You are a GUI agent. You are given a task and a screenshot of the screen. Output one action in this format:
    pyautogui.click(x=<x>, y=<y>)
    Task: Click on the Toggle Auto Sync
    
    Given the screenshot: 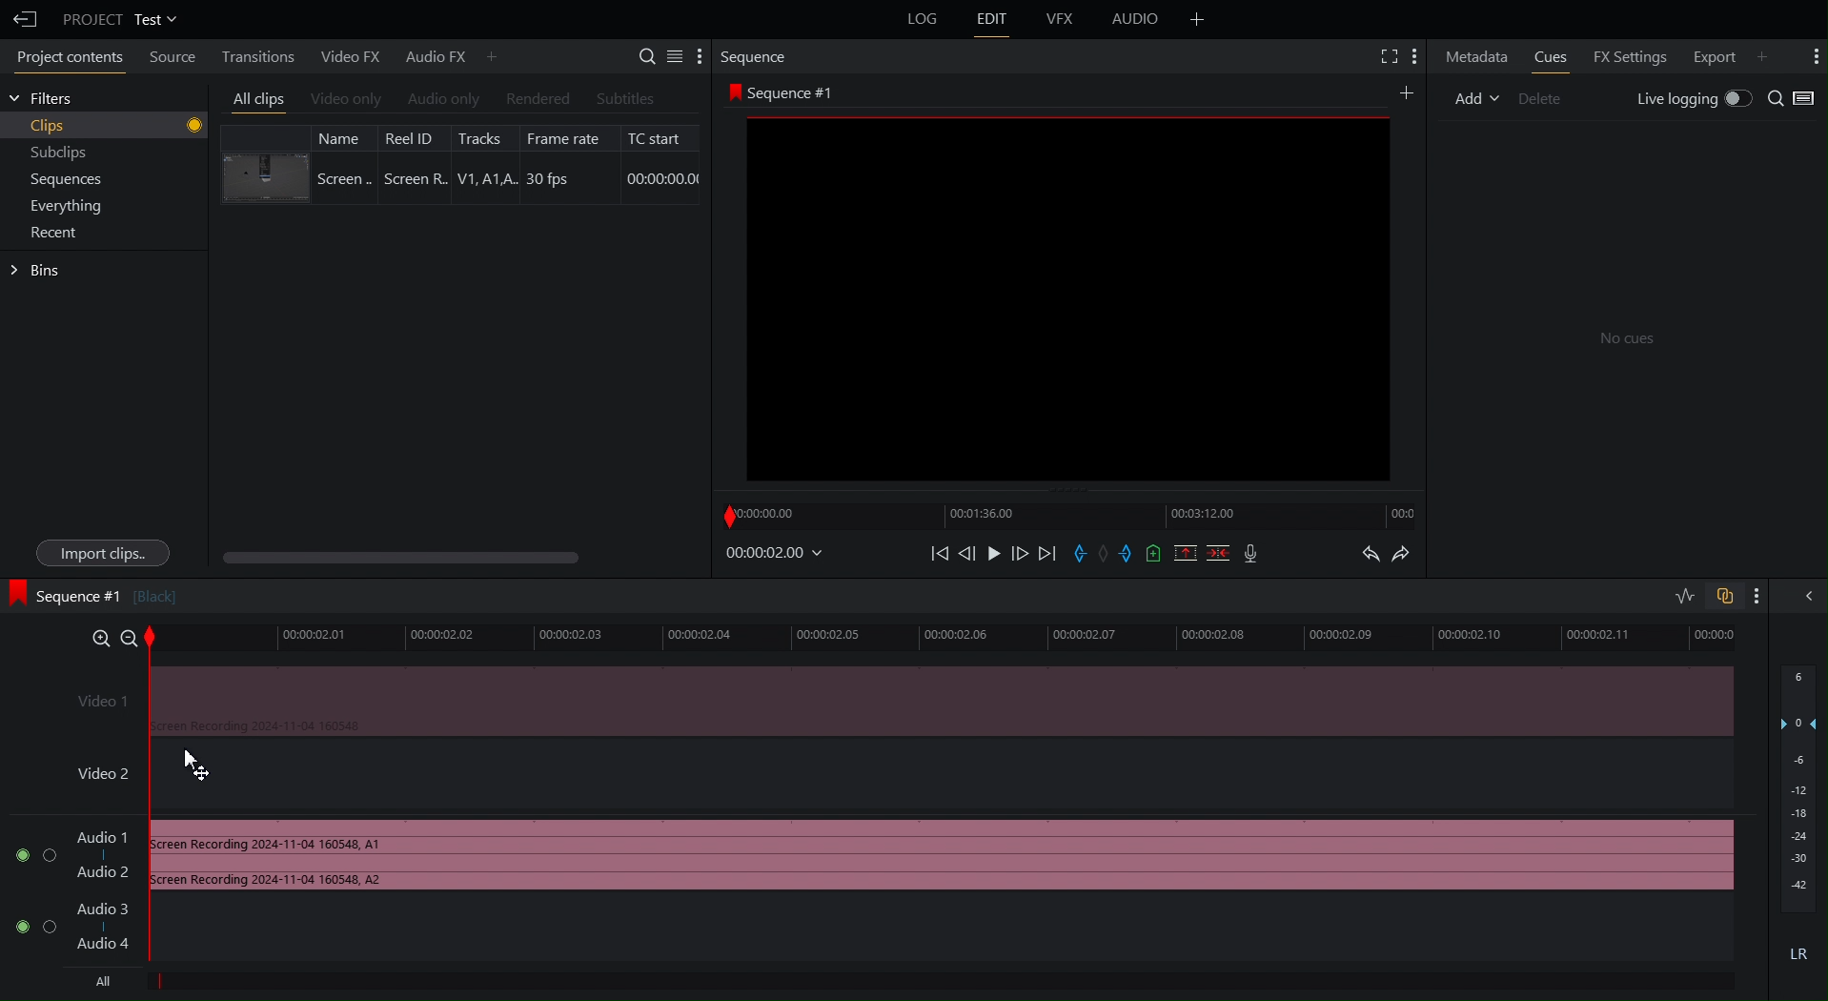 What is the action you would take?
    pyautogui.click(x=1724, y=593)
    